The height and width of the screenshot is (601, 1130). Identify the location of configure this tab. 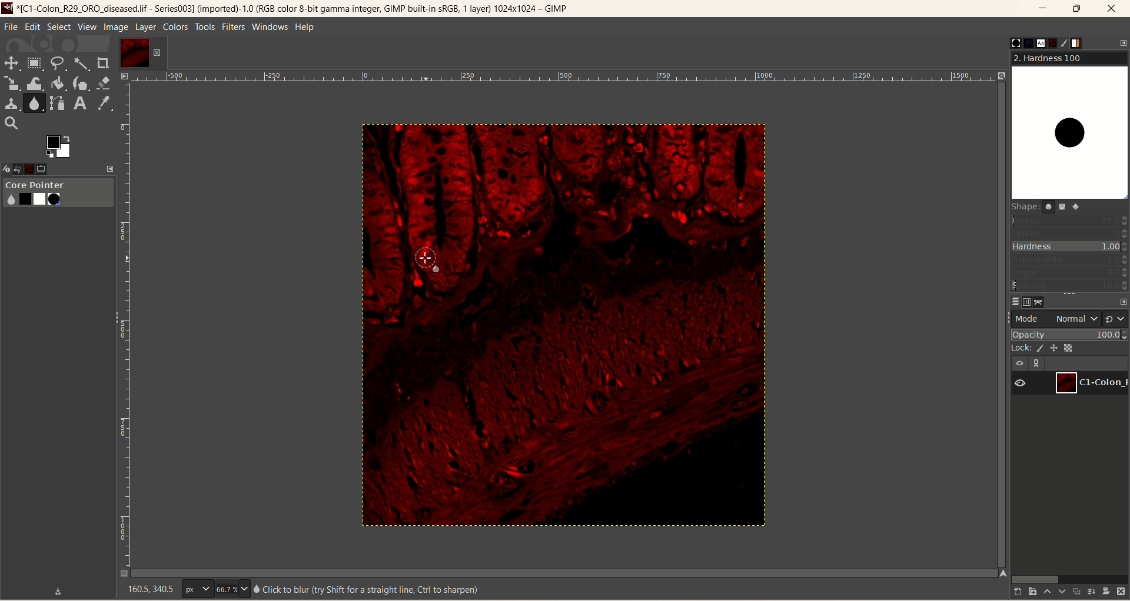
(1123, 42).